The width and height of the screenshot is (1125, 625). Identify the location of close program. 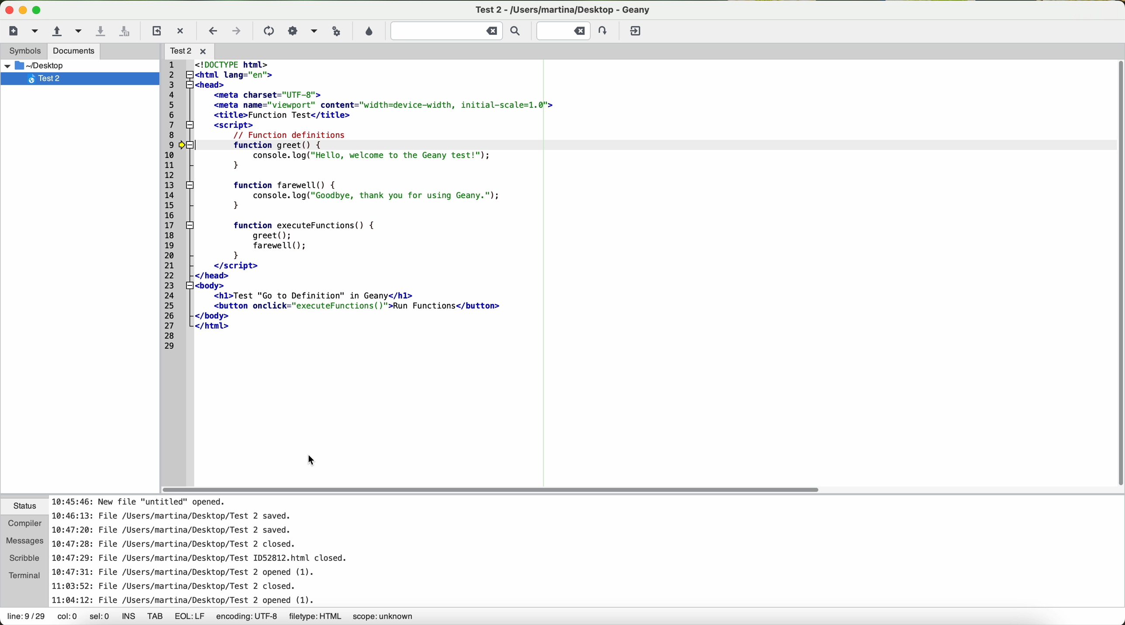
(7, 8).